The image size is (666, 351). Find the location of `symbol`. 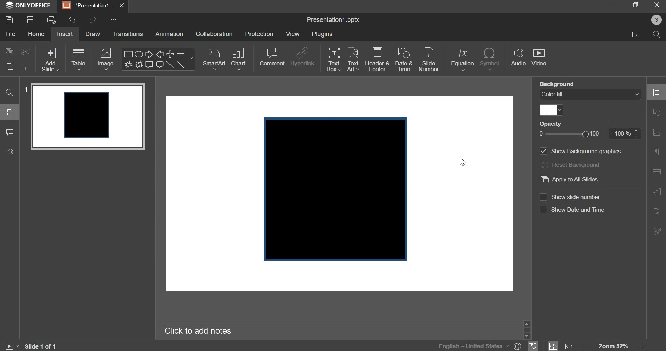

symbol is located at coordinates (490, 58).